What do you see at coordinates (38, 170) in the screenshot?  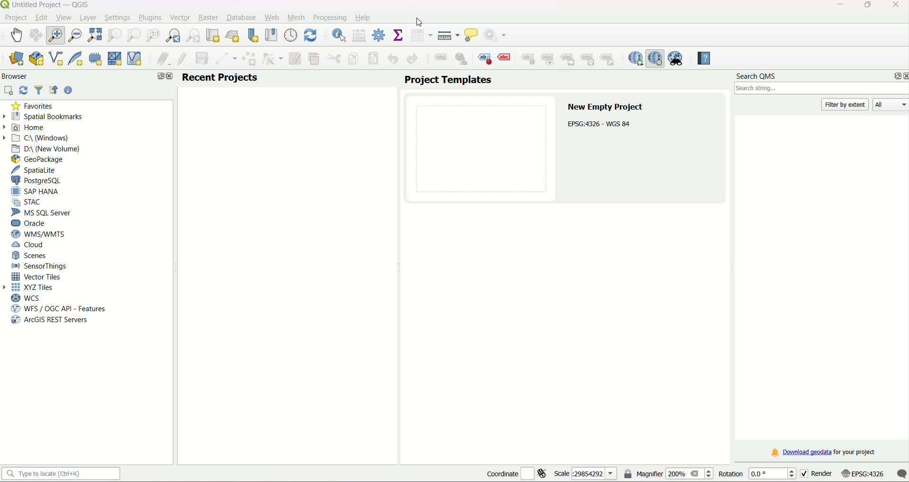 I see `Spatial Lite` at bounding box center [38, 170].